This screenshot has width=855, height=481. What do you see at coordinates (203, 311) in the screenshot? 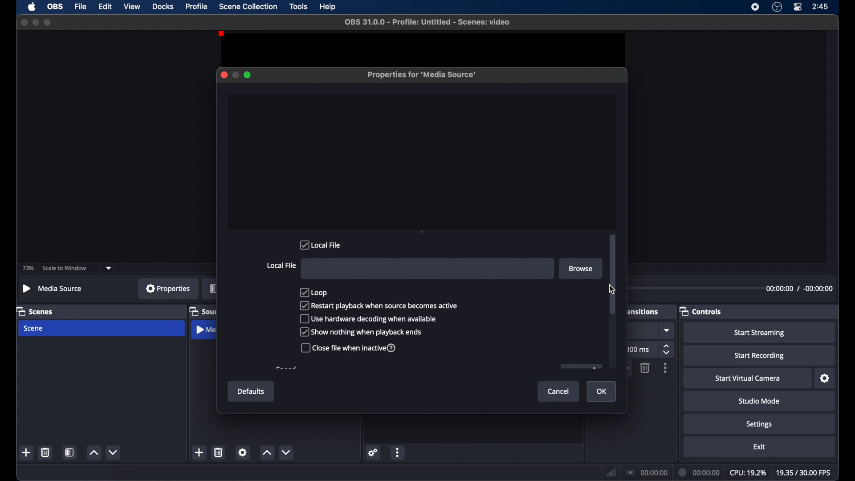
I see `sources` at bounding box center [203, 311].